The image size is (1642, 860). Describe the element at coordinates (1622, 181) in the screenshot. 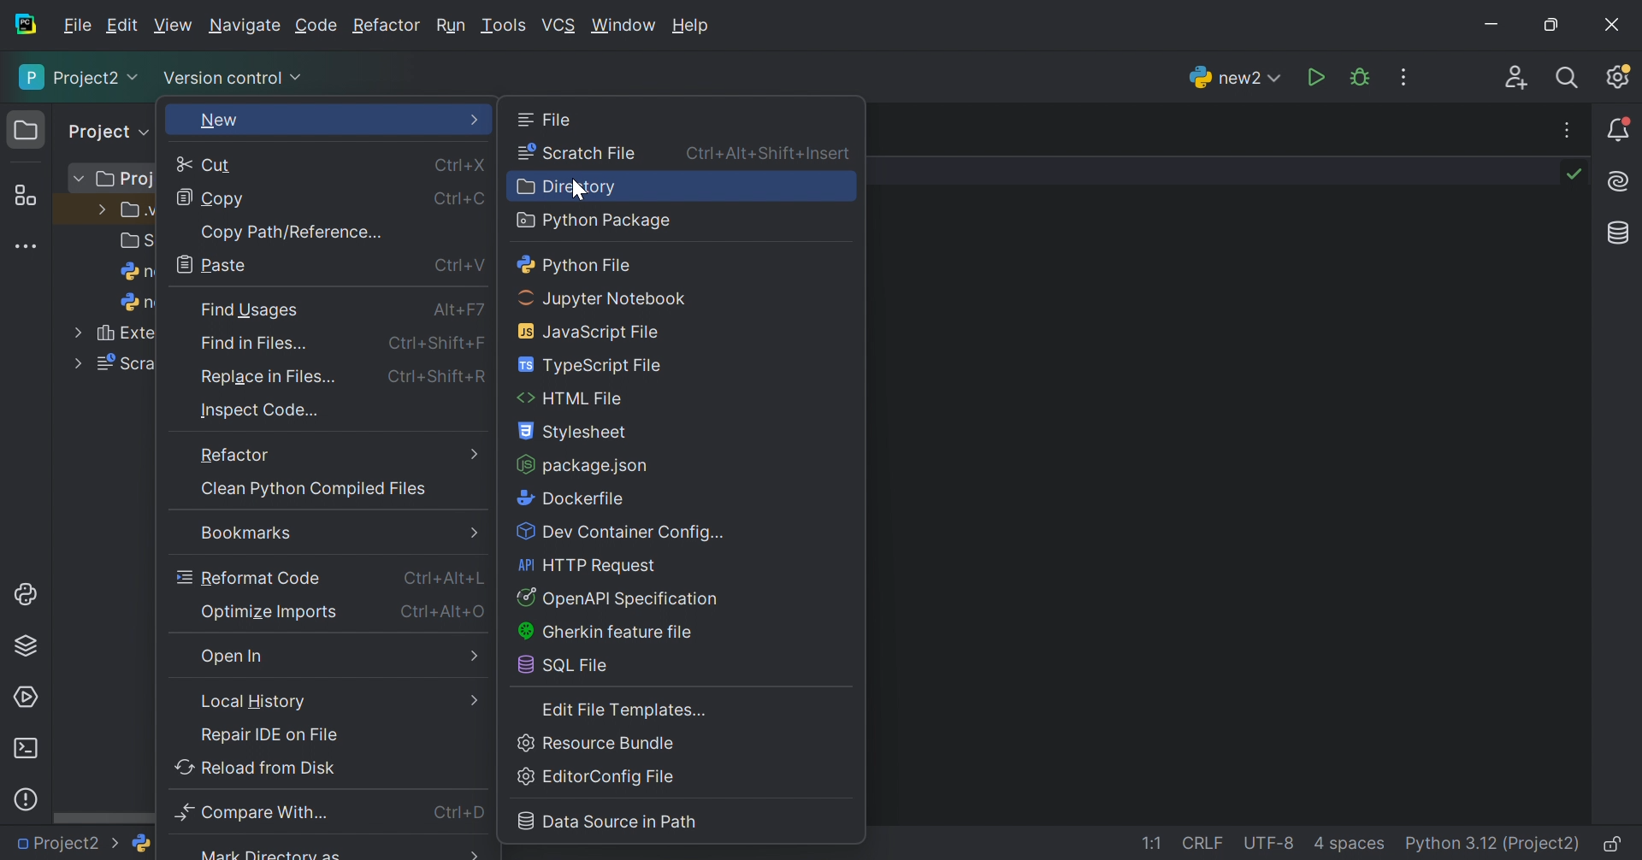

I see `AI Assistant` at that location.